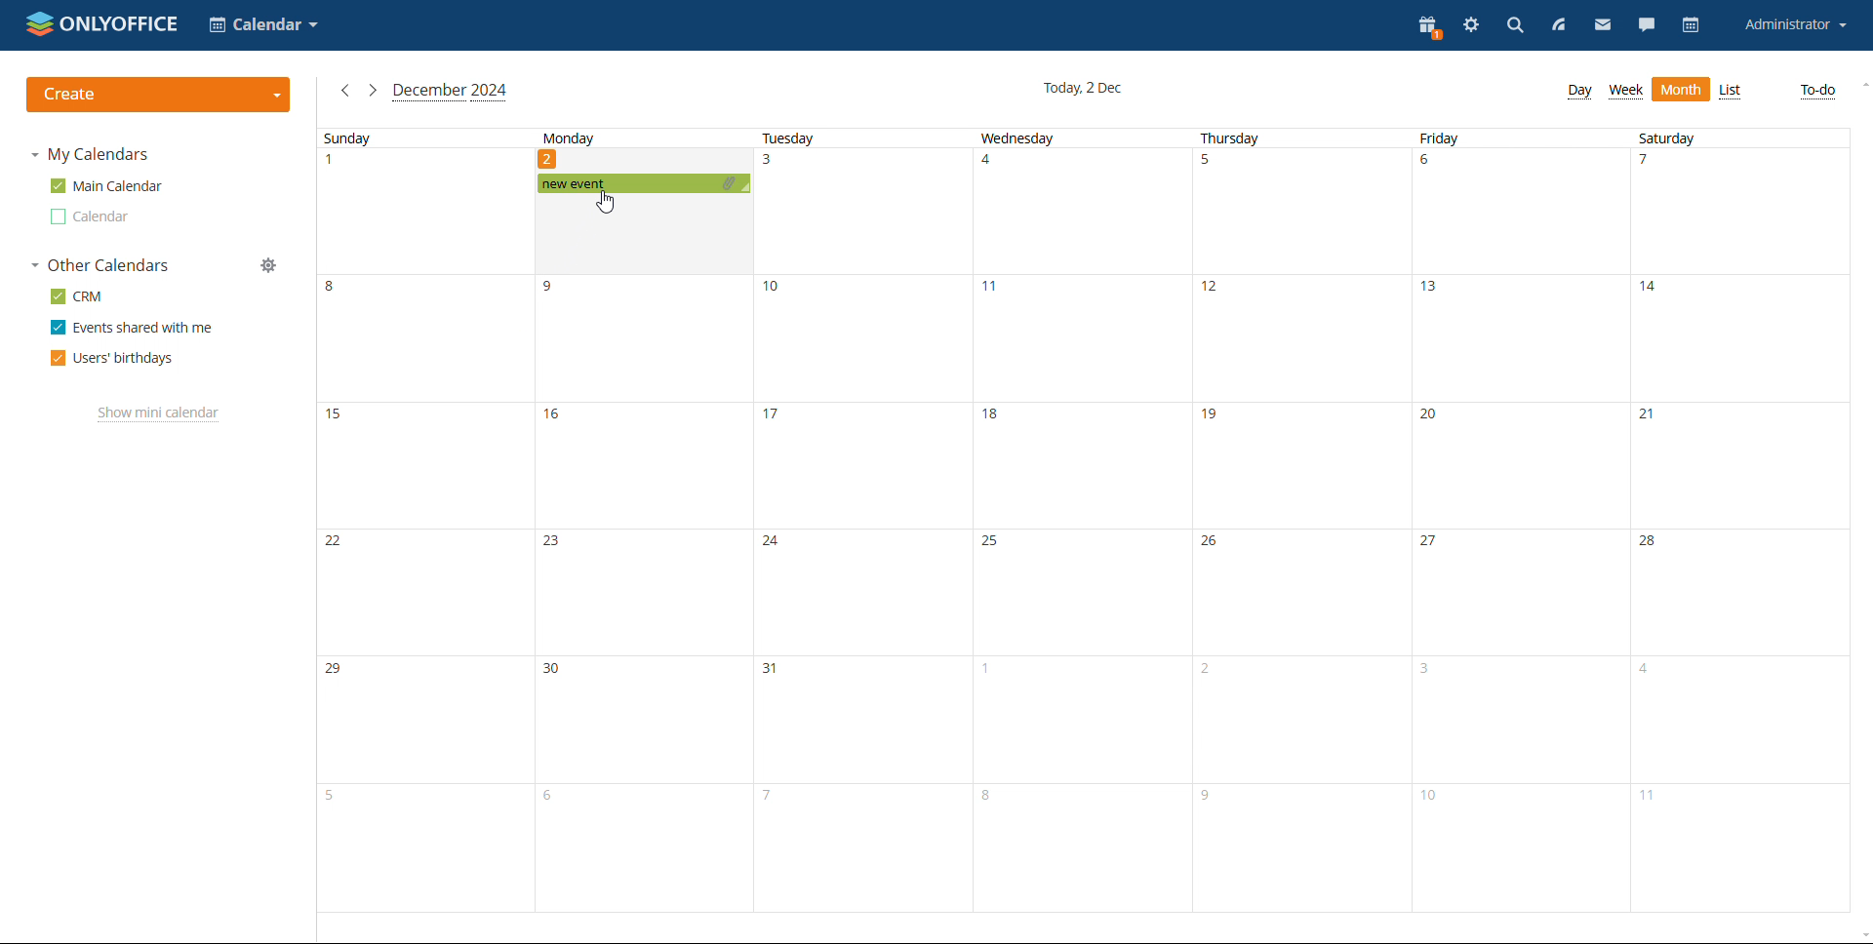 Image resolution: width=1873 pixels, height=944 pixels. I want to click on new event, so click(646, 182).